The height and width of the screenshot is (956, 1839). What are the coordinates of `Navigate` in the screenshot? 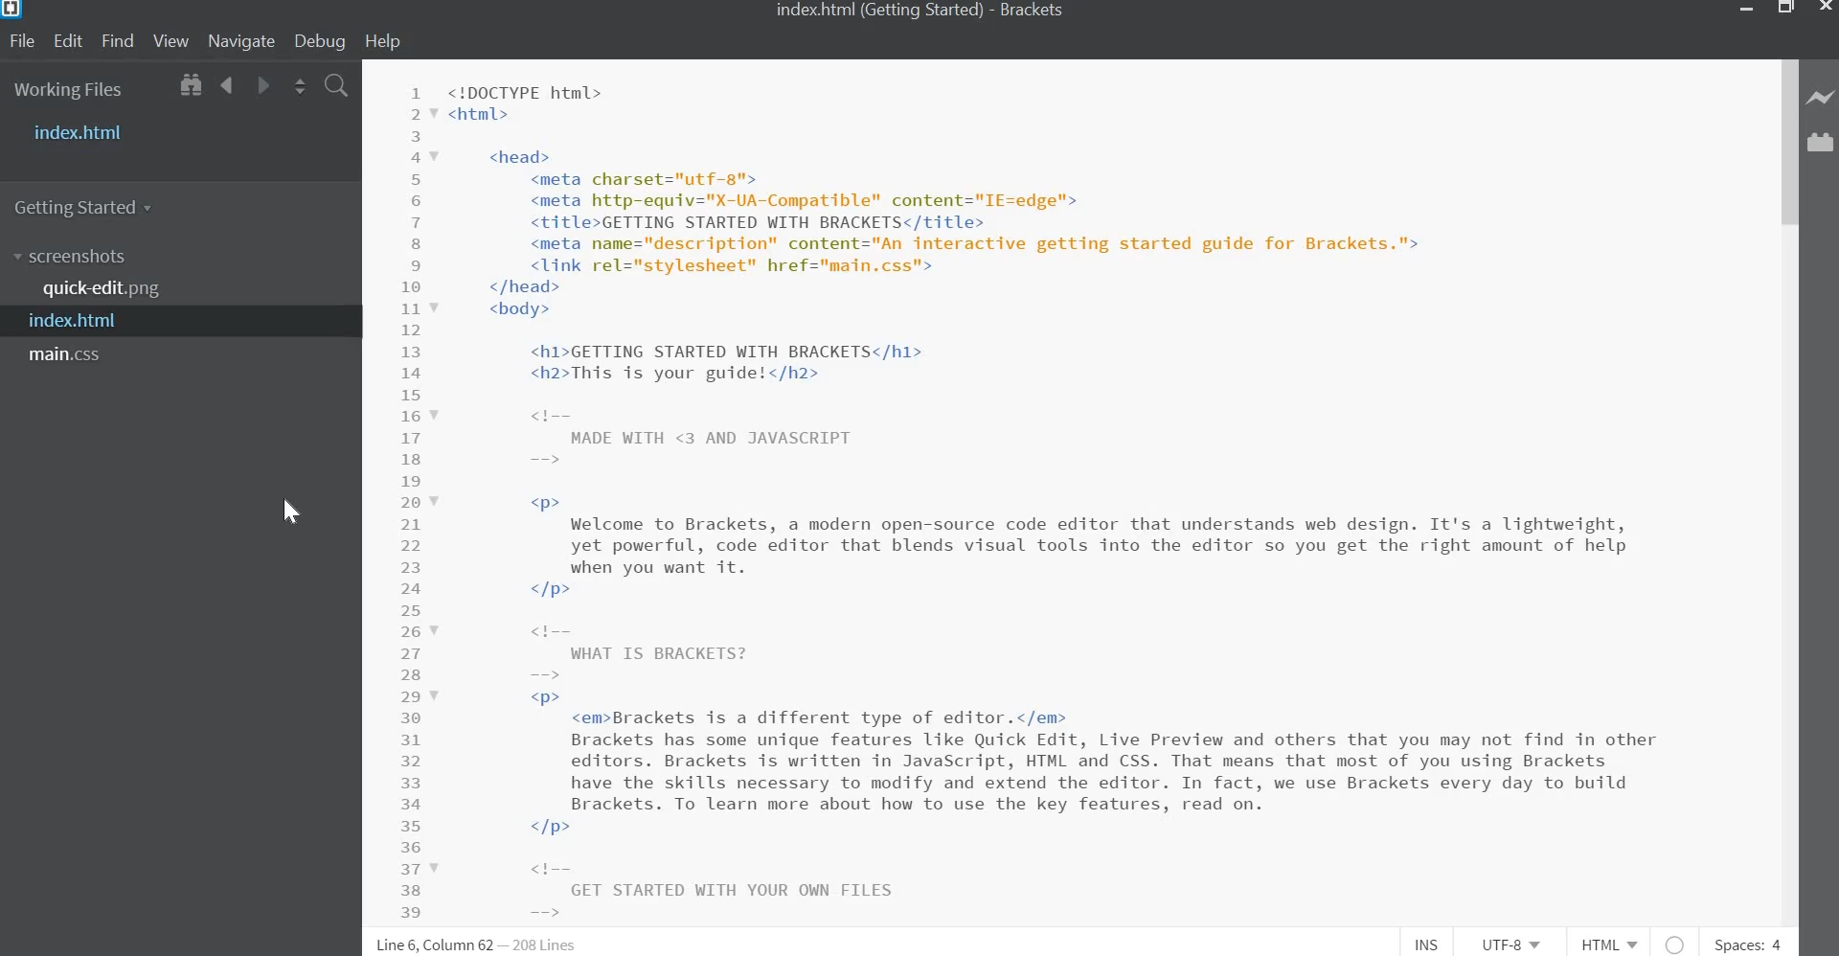 It's located at (239, 42).